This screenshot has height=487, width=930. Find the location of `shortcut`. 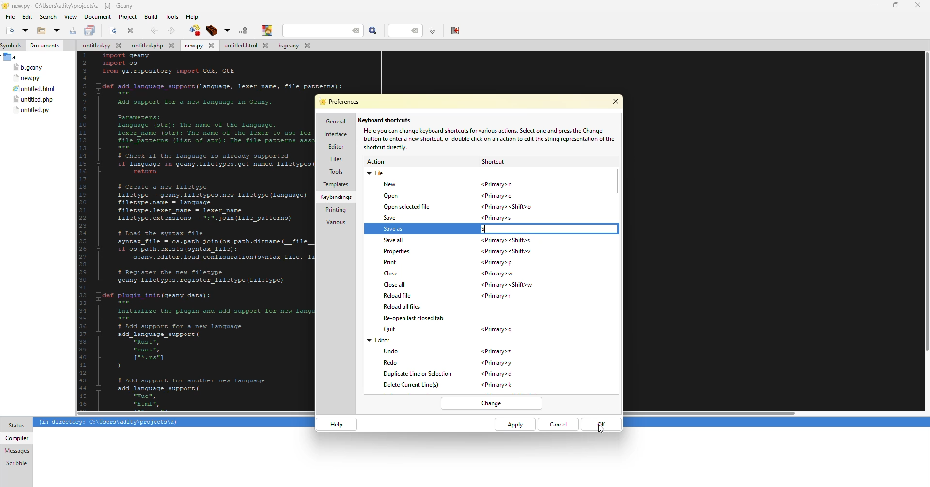

shortcut is located at coordinates (497, 218).